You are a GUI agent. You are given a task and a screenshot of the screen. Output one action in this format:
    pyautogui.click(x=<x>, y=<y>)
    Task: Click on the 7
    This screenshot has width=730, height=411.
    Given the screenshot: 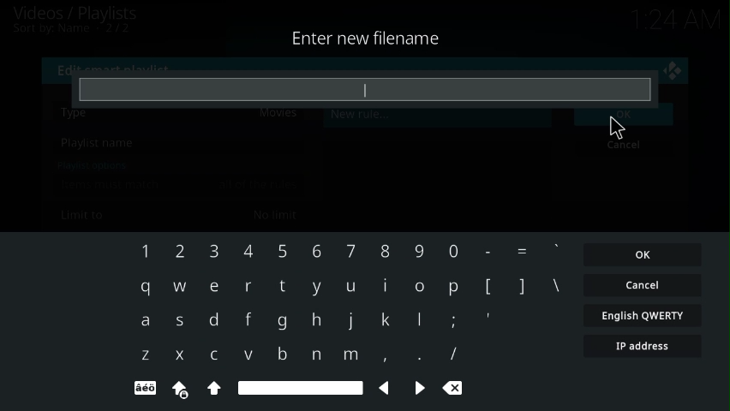 What is the action you would take?
    pyautogui.click(x=350, y=251)
    